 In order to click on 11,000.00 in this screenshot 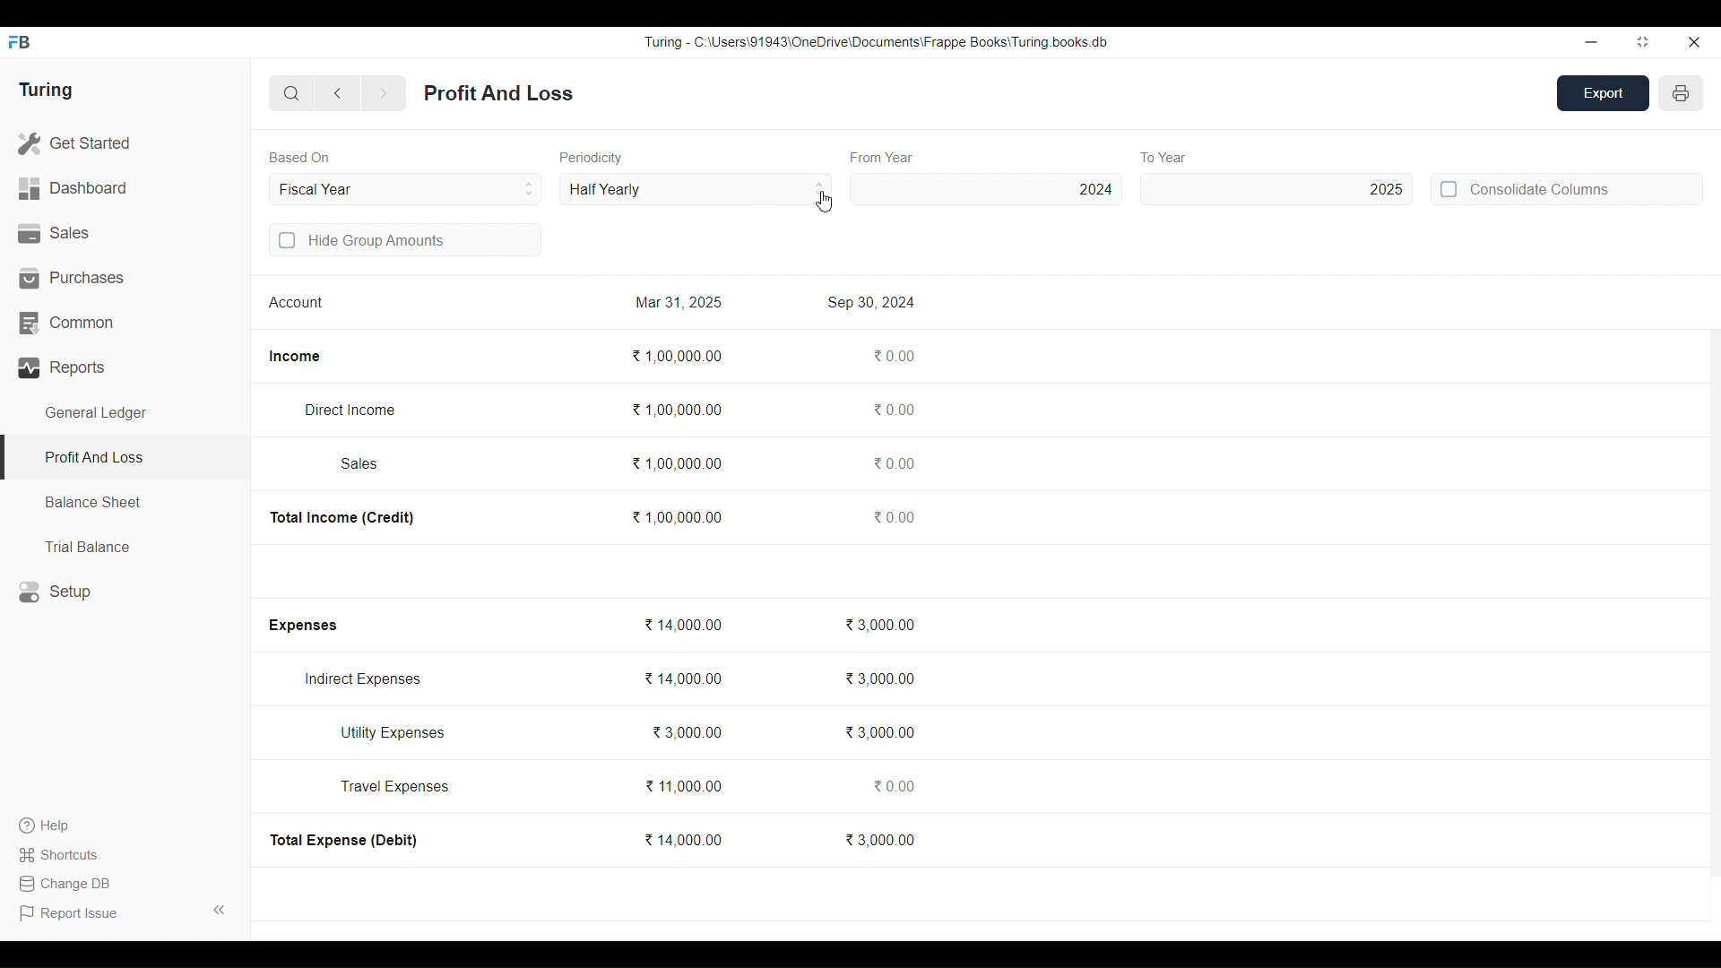, I will do `click(684, 786)`.